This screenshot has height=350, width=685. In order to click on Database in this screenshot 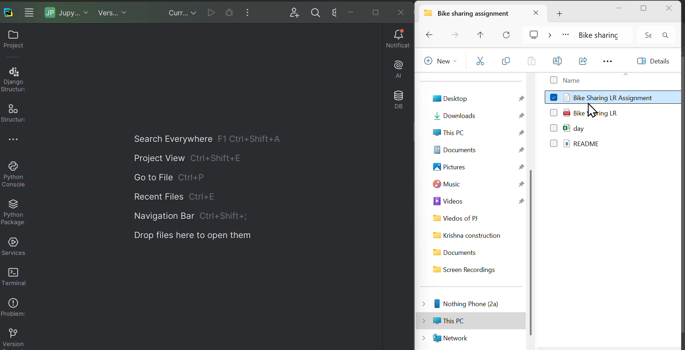, I will do `click(395, 99)`.